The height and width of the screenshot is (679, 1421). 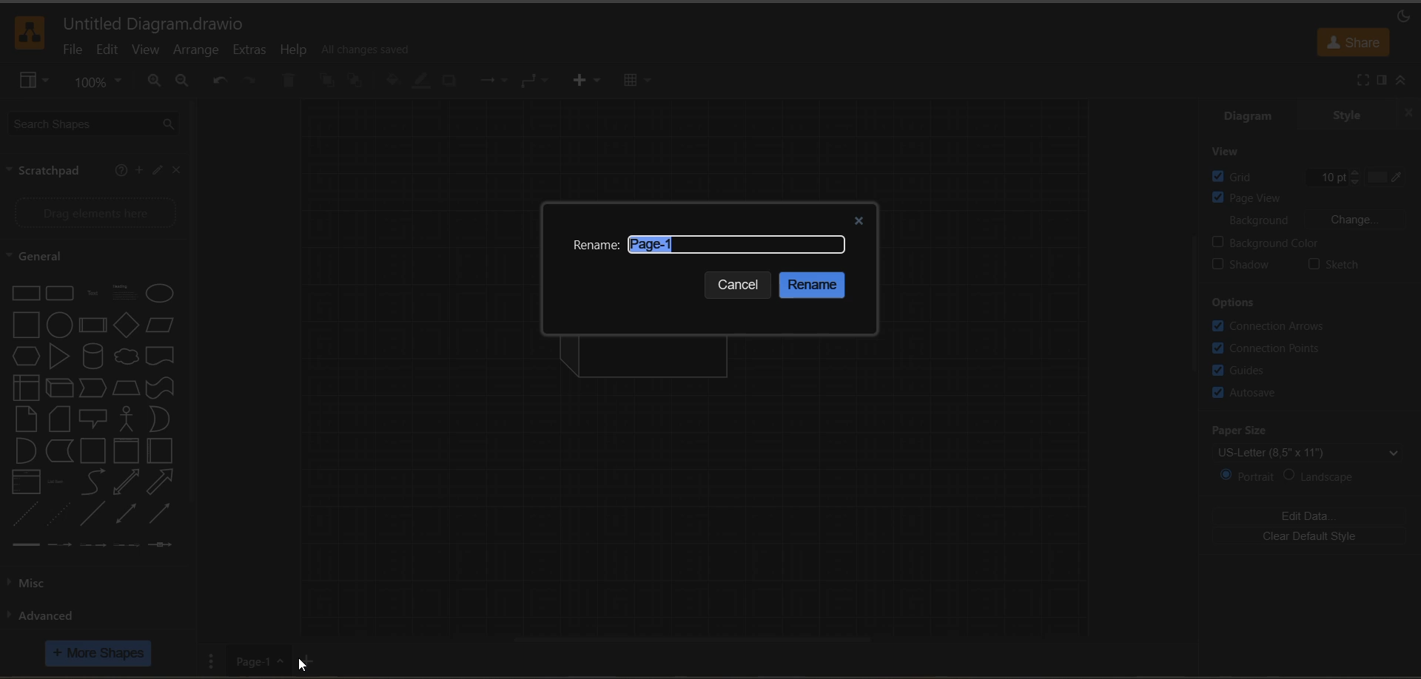 I want to click on misc, so click(x=41, y=583).